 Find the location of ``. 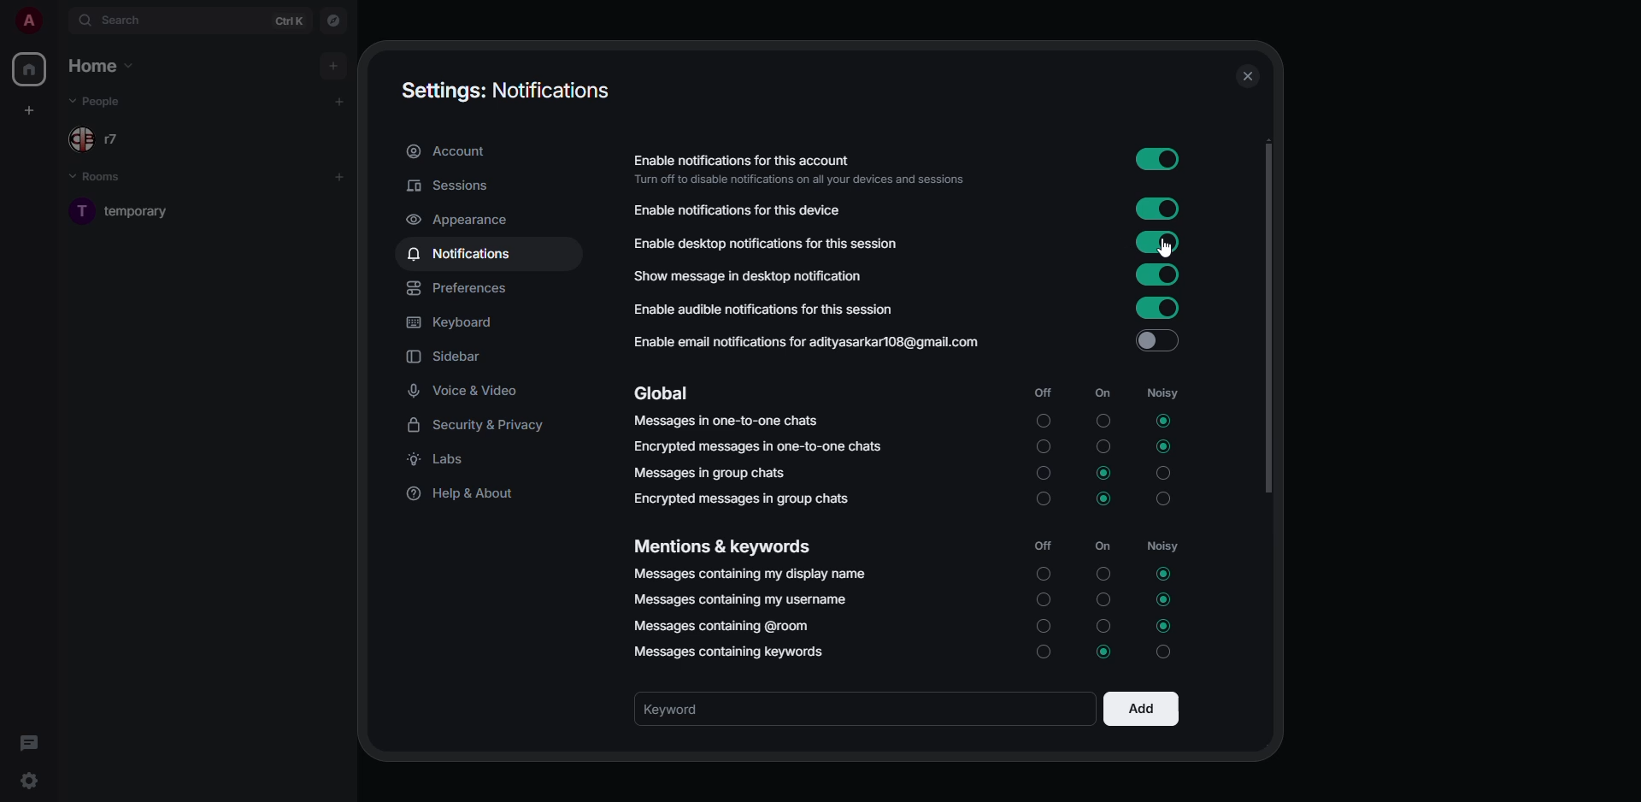

 is located at coordinates (1160, 652).